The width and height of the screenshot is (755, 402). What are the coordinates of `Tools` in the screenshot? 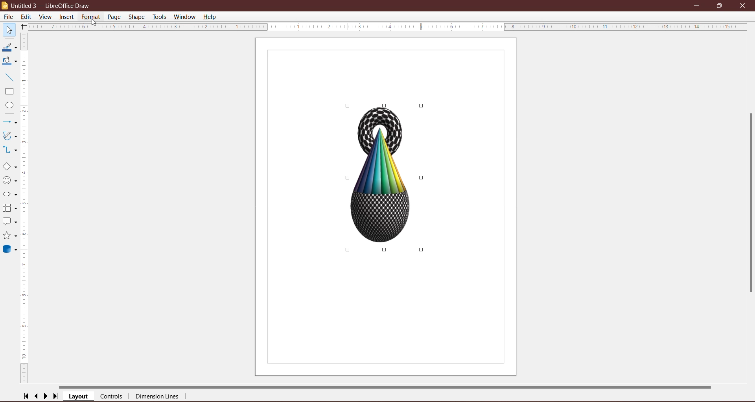 It's located at (160, 17).